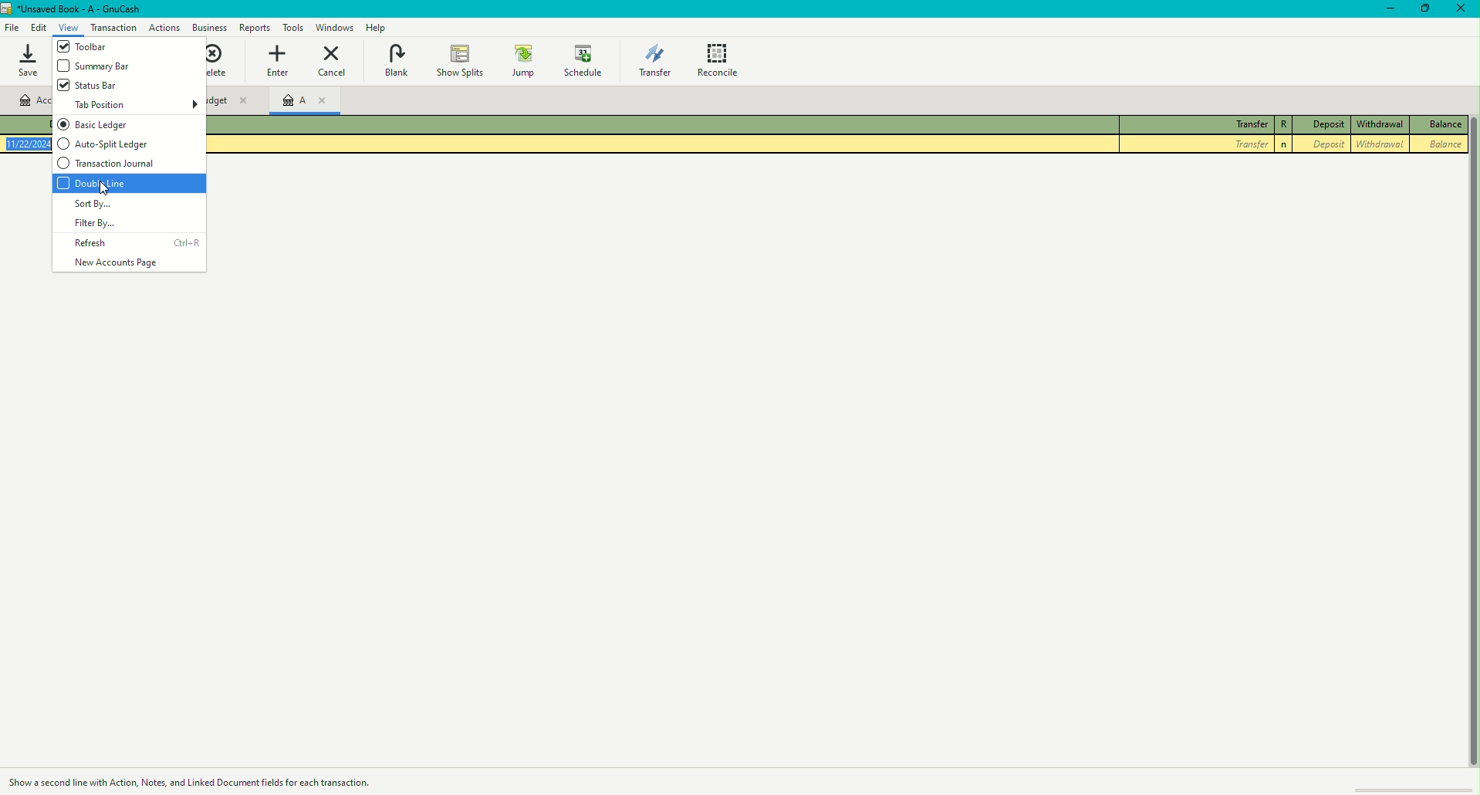 The image size is (1480, 795). What do you see at coordinates (1282, 144) in the screenshot?
I see `n` at bounding box center [1282, 144].